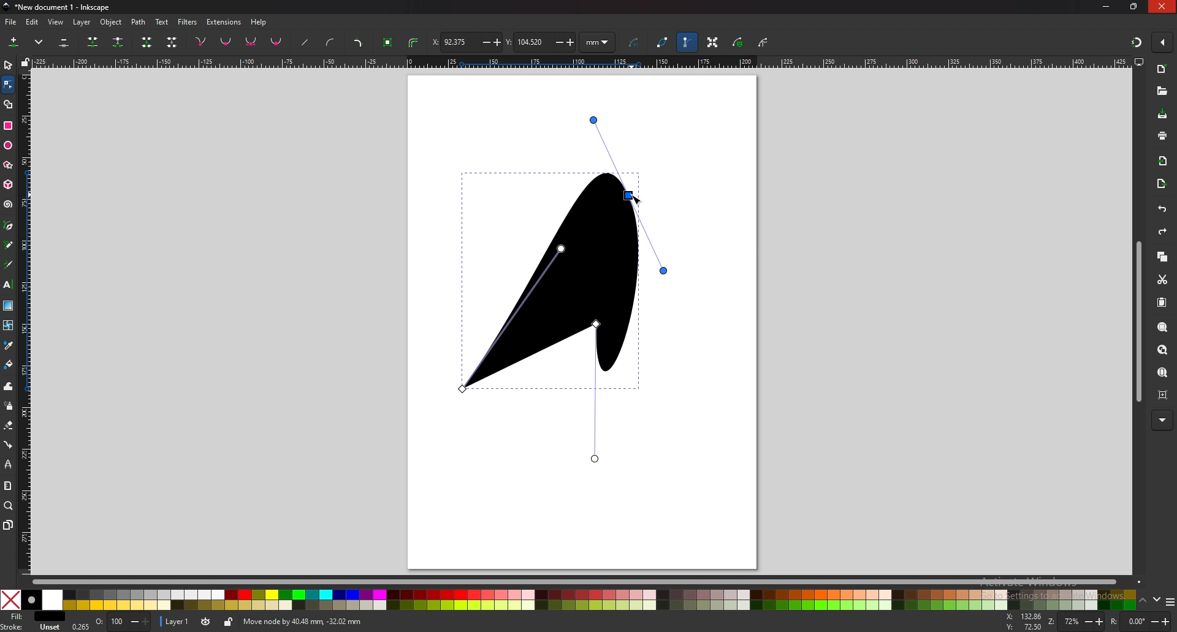 This screenshot has height=632, width=1177. Describe the element at coordinates (230, 622) in the screenshot. I see `lock` at that location.